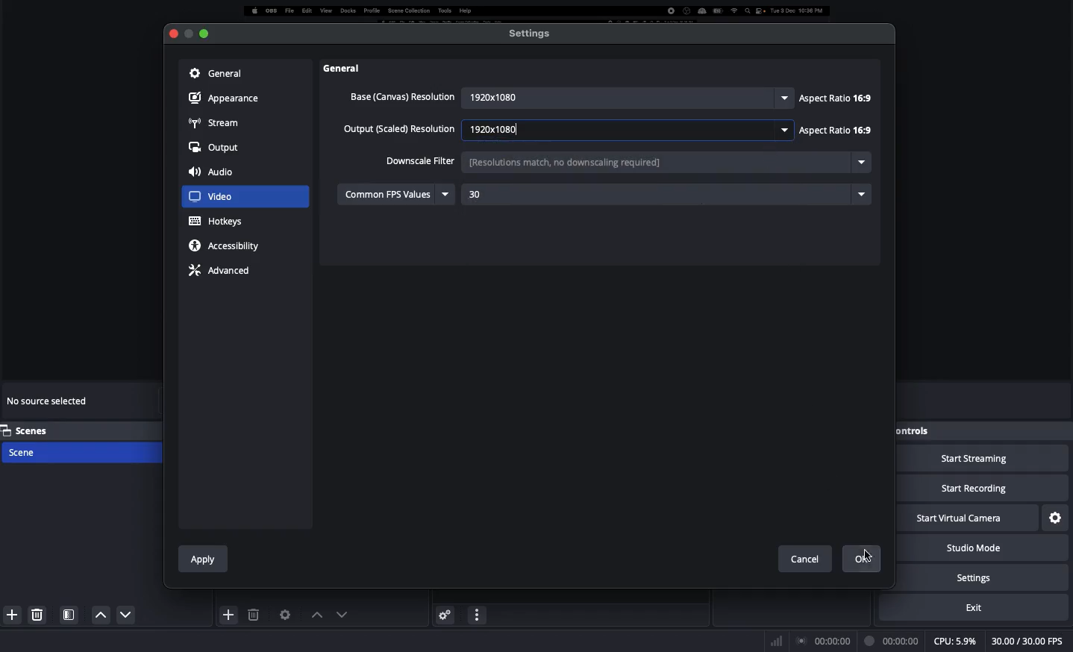 The width and height of the screenshot is (1073, 652). Describe the element at coordinates (629, 162) in the screenshot. I see `(Resolutions match, no downscaling required)` at that location.